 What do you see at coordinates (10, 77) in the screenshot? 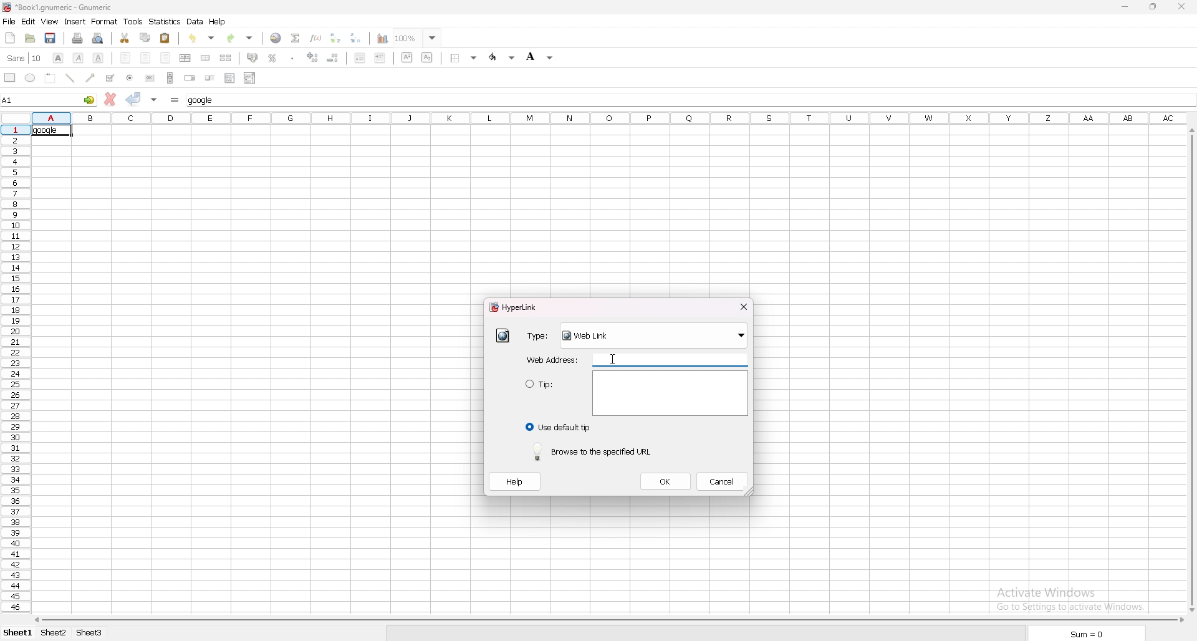
I see `rectangle` at bounding box center [10, 77].